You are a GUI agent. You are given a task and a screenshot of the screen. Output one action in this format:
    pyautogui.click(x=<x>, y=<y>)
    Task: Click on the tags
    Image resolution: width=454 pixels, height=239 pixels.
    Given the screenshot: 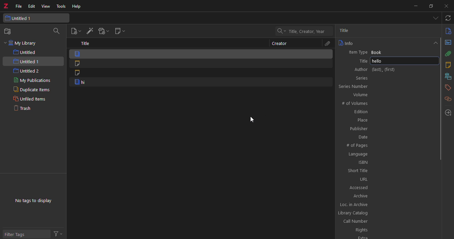 What is the action you would take?
    pyautogui.click(x=448, y=87)
    